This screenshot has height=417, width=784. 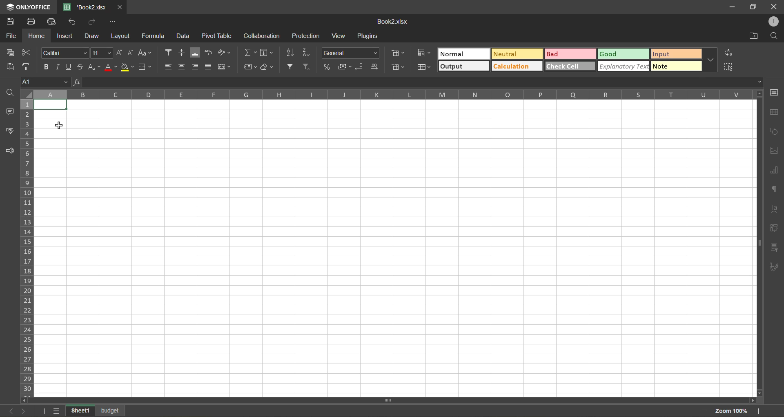 I want to click on appname, so click(x=27, y=7).